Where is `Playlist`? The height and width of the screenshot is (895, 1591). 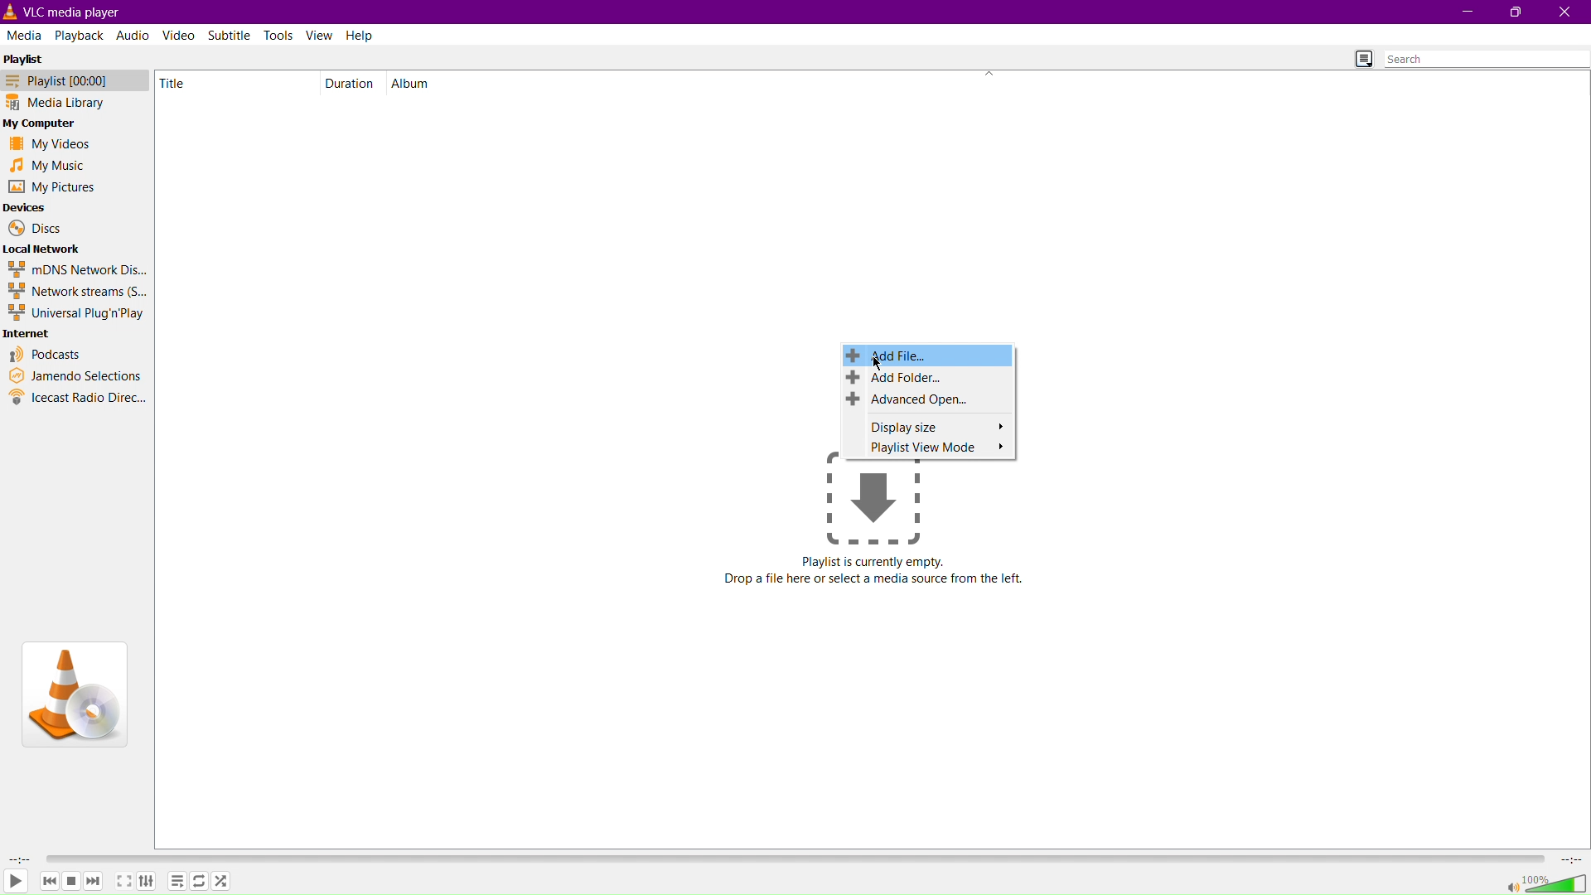 Playlist is located at coordinates (29, 57).